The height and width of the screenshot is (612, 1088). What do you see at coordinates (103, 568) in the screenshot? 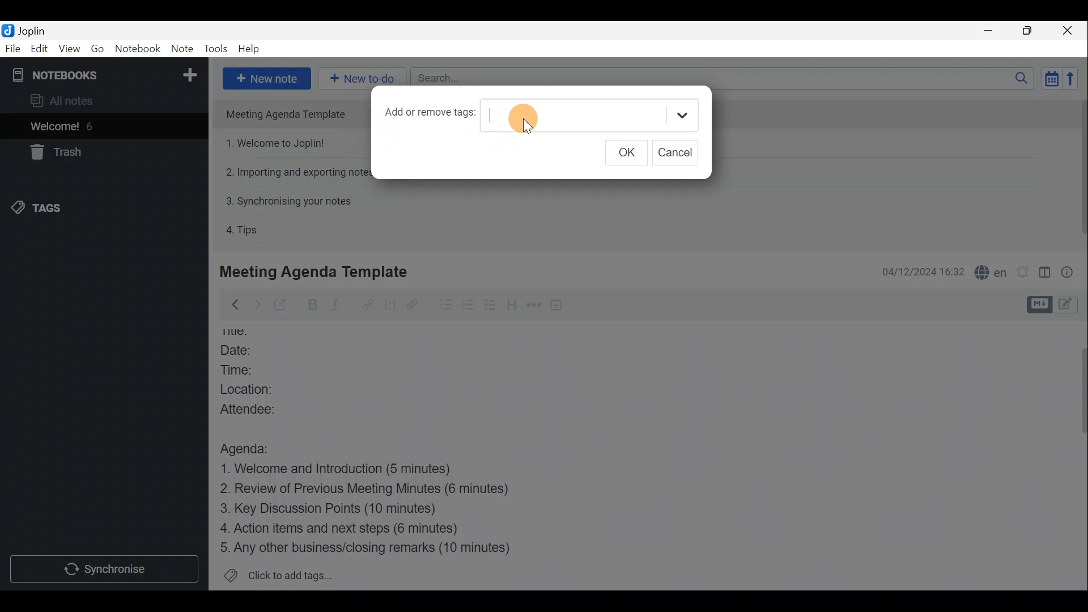
I see `Synchronise` at bounding box center [103, 568].